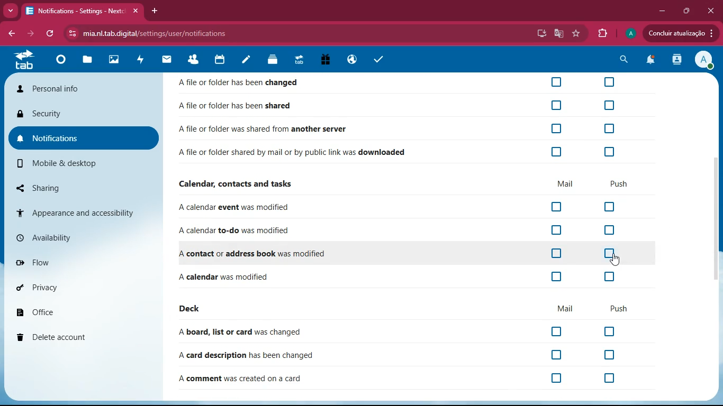 This screenshot has height=406, width=723. Describe the element at coordinates (196, 60) in the screenshot. I see `friends` at that location.